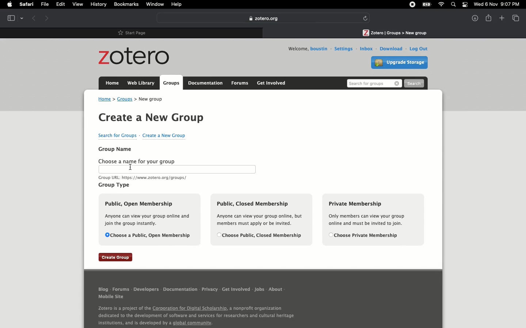  What do you see at coordinates (296, 48) in the screenshot?
I see `Welcome` at bounding box center [296, 48].